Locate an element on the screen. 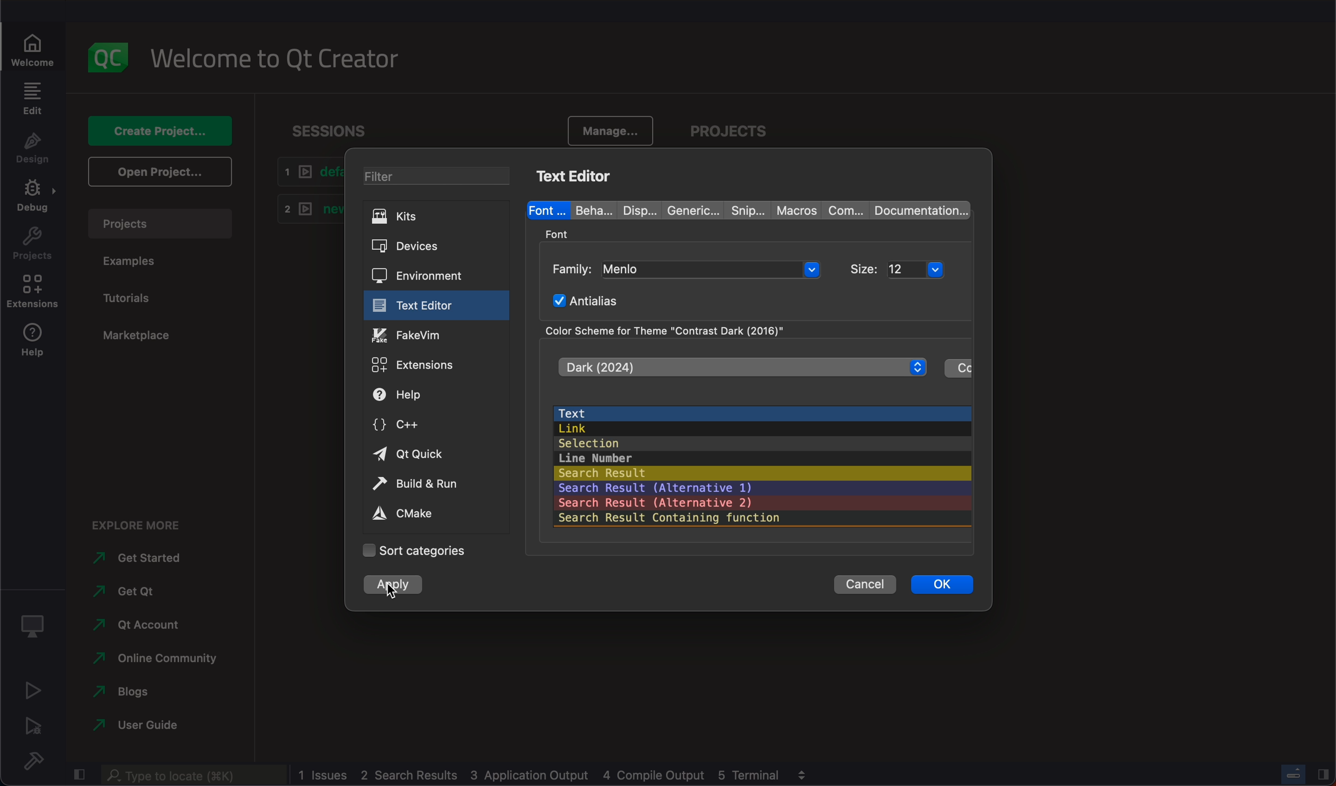  disp is located at coordinates (631, 209).